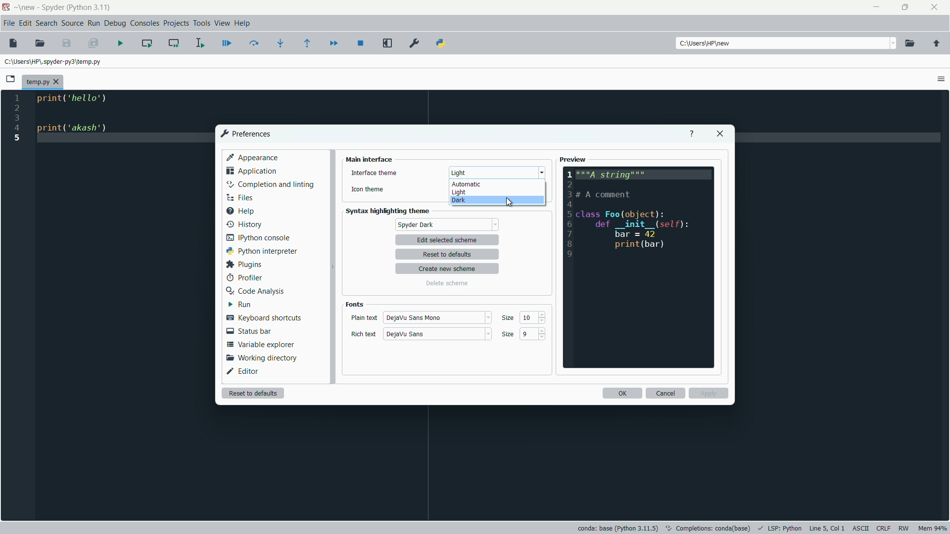 The image size is (950, 534). What do you see at coordinates (528, 335) in the screenshot?
I see `9` at bounding box center [528, 335].